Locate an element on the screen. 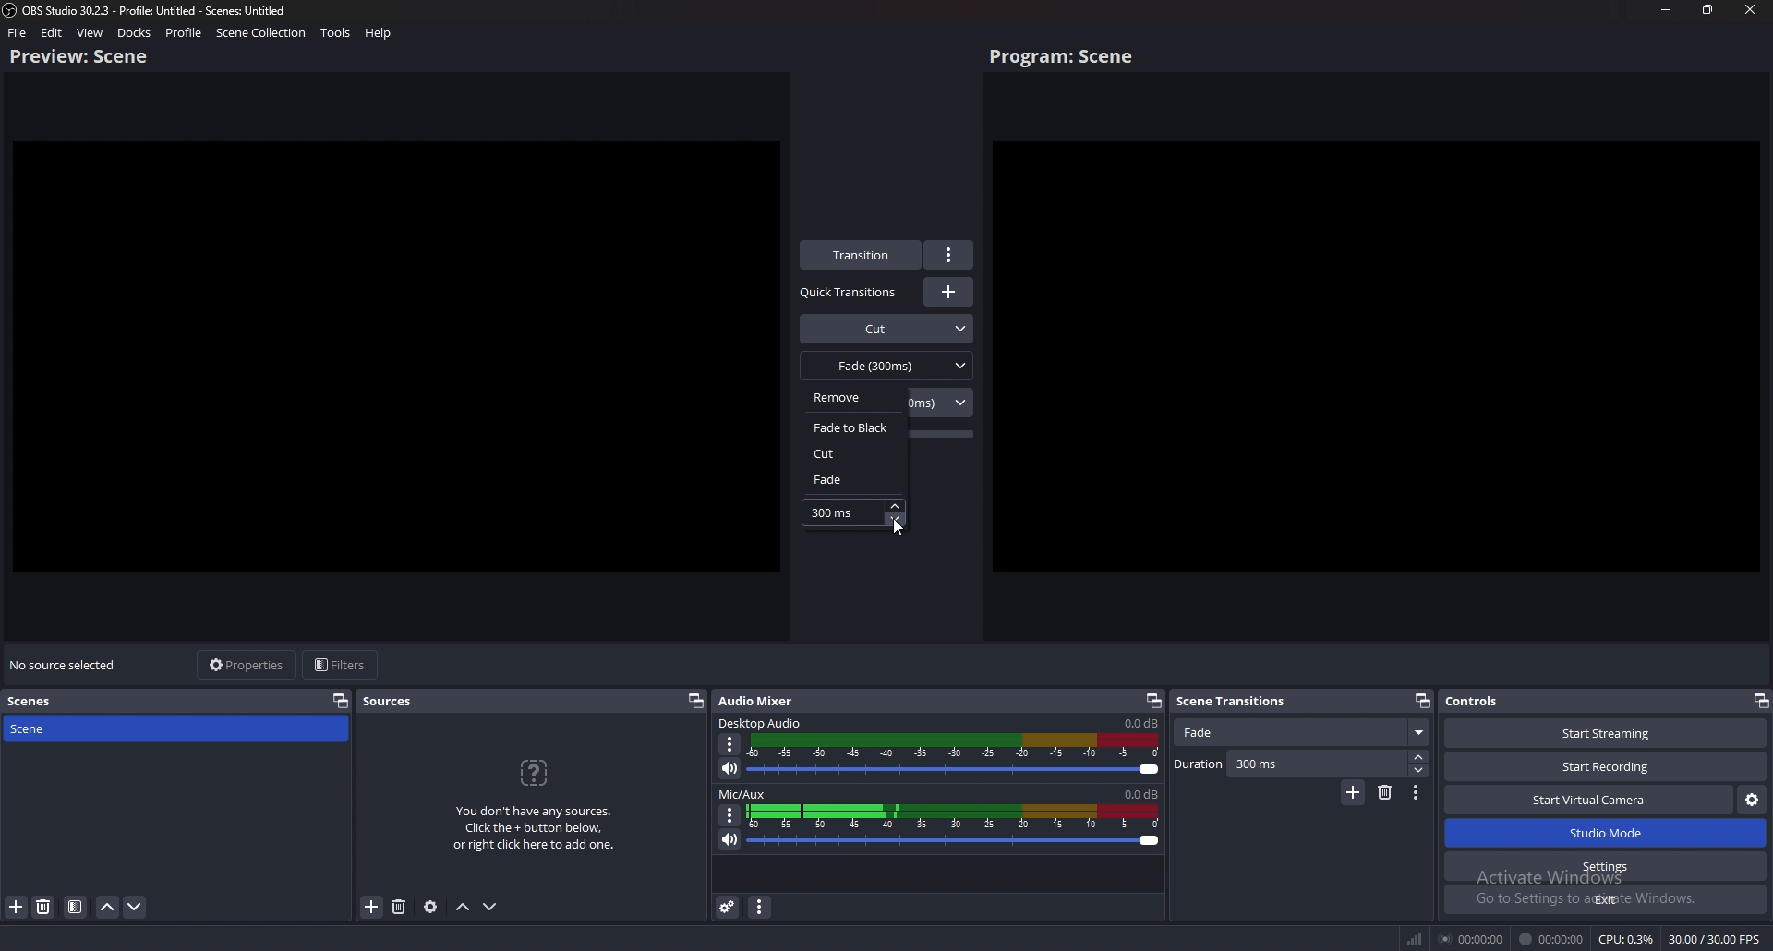  options is located at coordinates (950, 255).